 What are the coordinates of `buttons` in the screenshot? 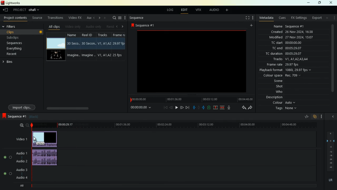 It's located at (5, 165).